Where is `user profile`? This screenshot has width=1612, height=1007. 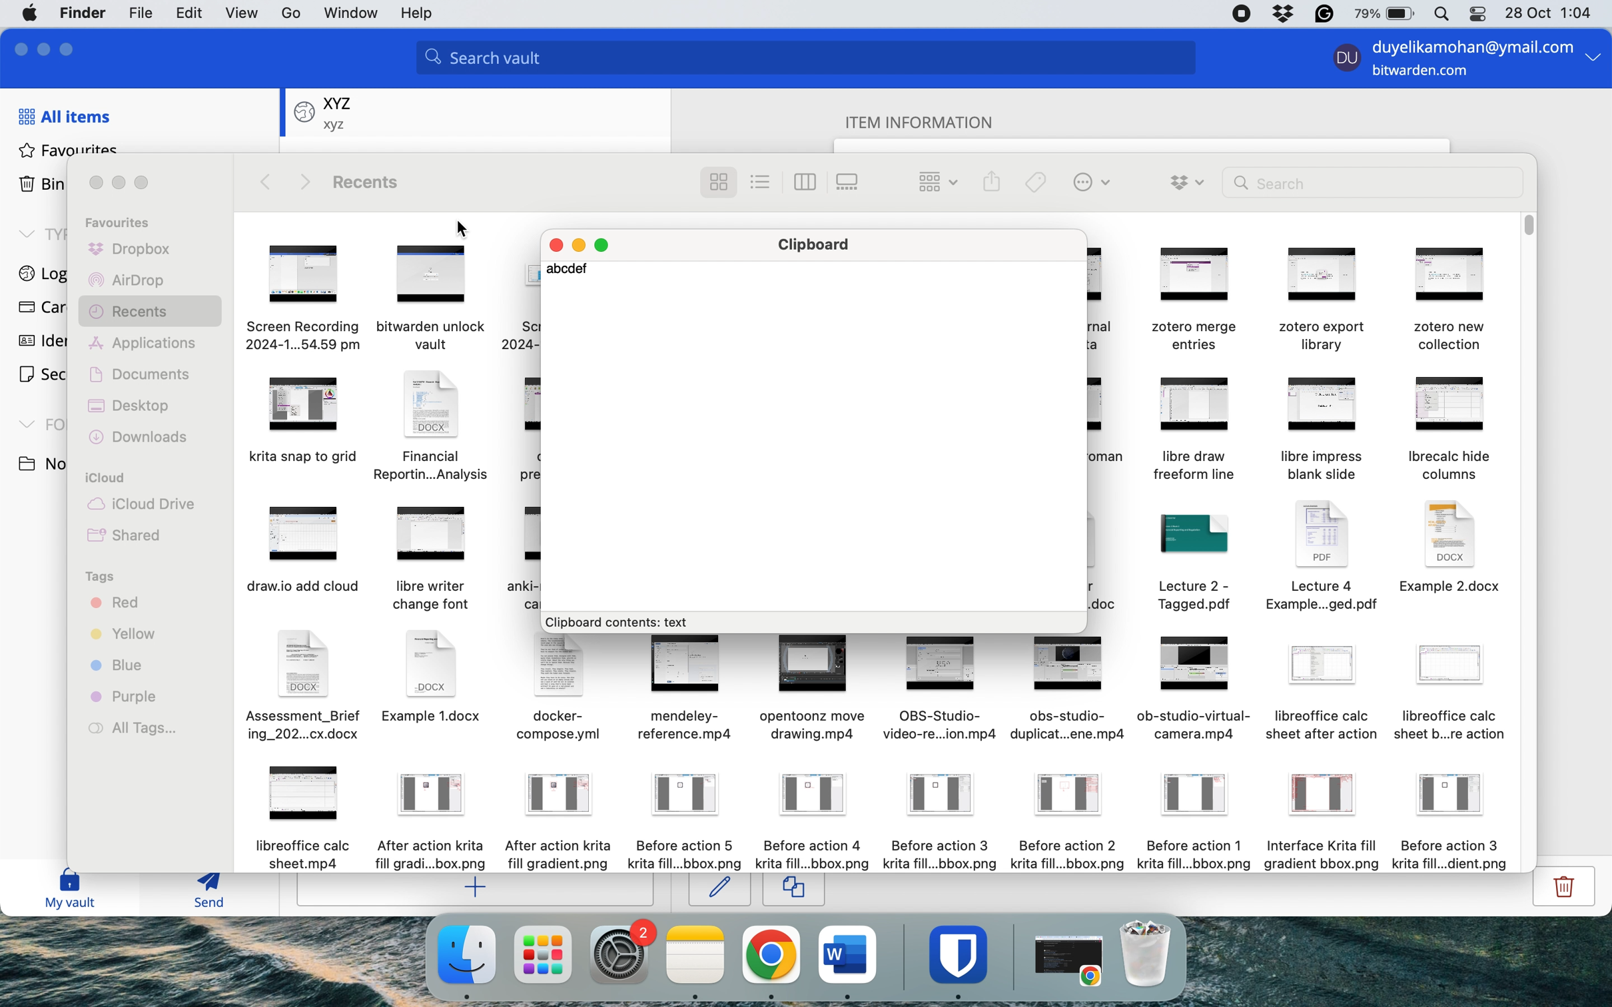
user profile is located at coordinates (1343, 61).